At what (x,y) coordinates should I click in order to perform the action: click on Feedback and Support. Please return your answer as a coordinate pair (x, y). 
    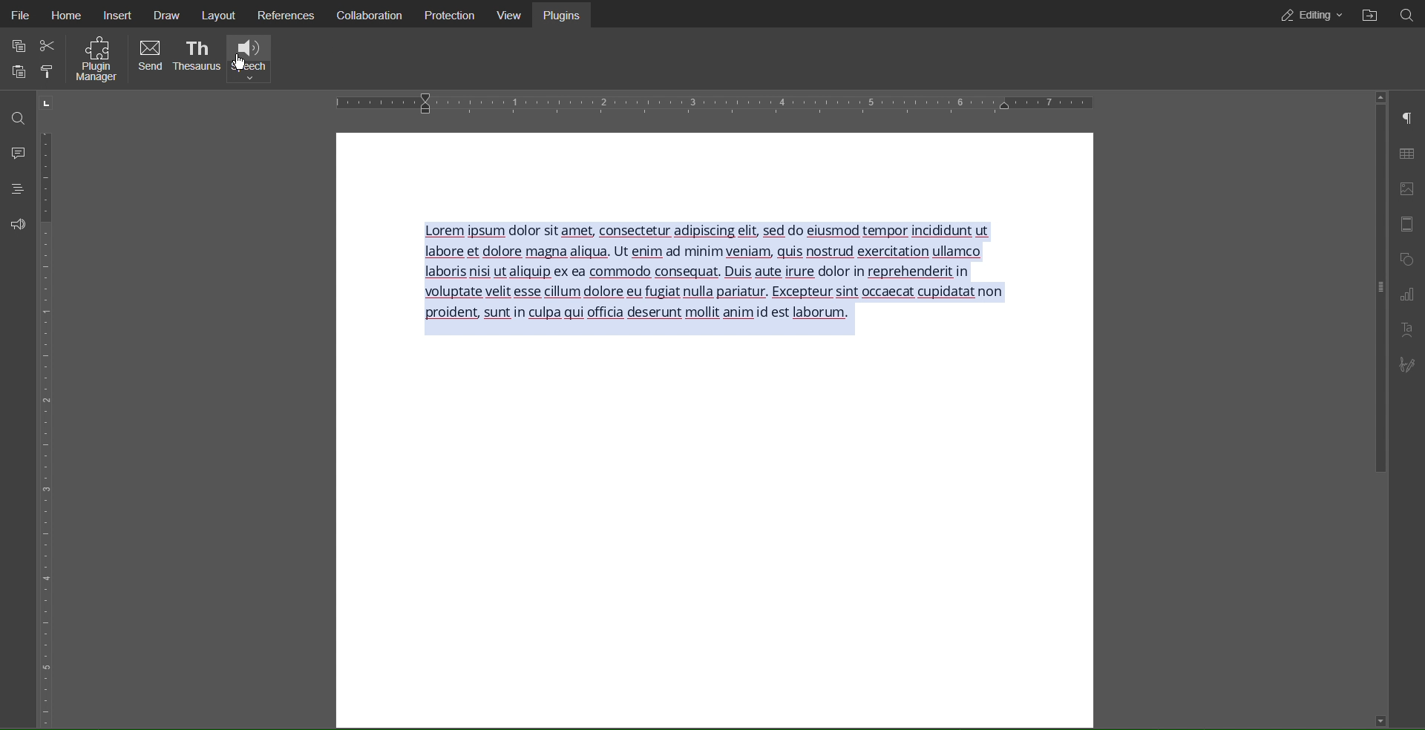
    Looking at the image, I should click on (13, 224).